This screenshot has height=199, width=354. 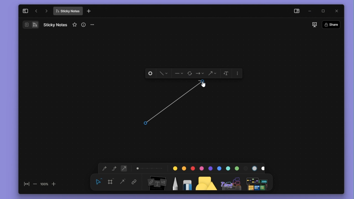 I want to click on thickness, so click(x=150, y=168).